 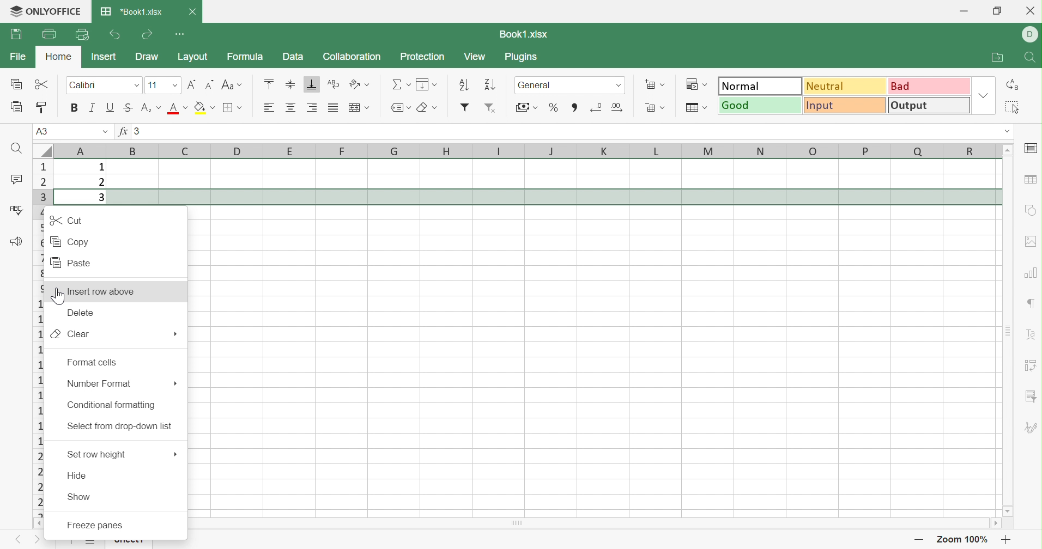 What do you see at coordinates (662, 85) in the screenshot?
I see `Drop Down` at bounding box center [662, 85].